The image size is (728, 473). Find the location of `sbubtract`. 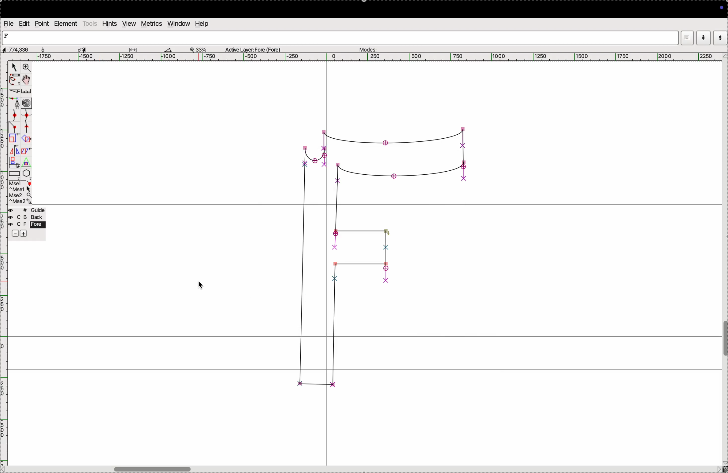

sbubtract is located at coordinates (13, 234).